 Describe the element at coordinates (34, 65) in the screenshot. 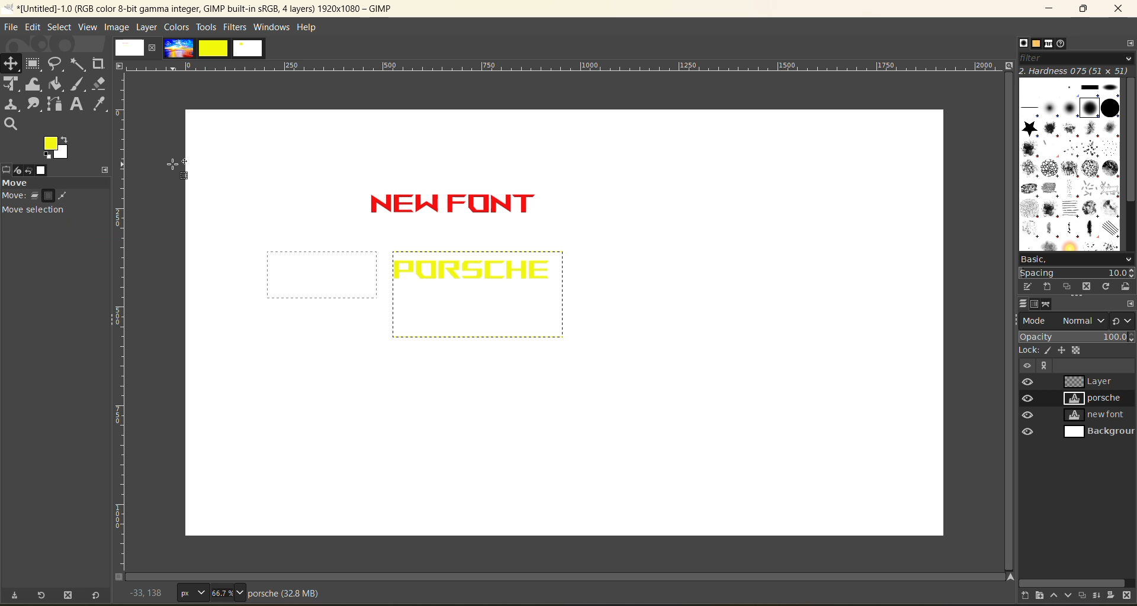

I see `frame` at that location.